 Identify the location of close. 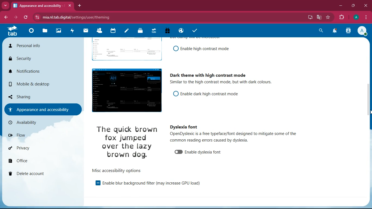
(70, 6).